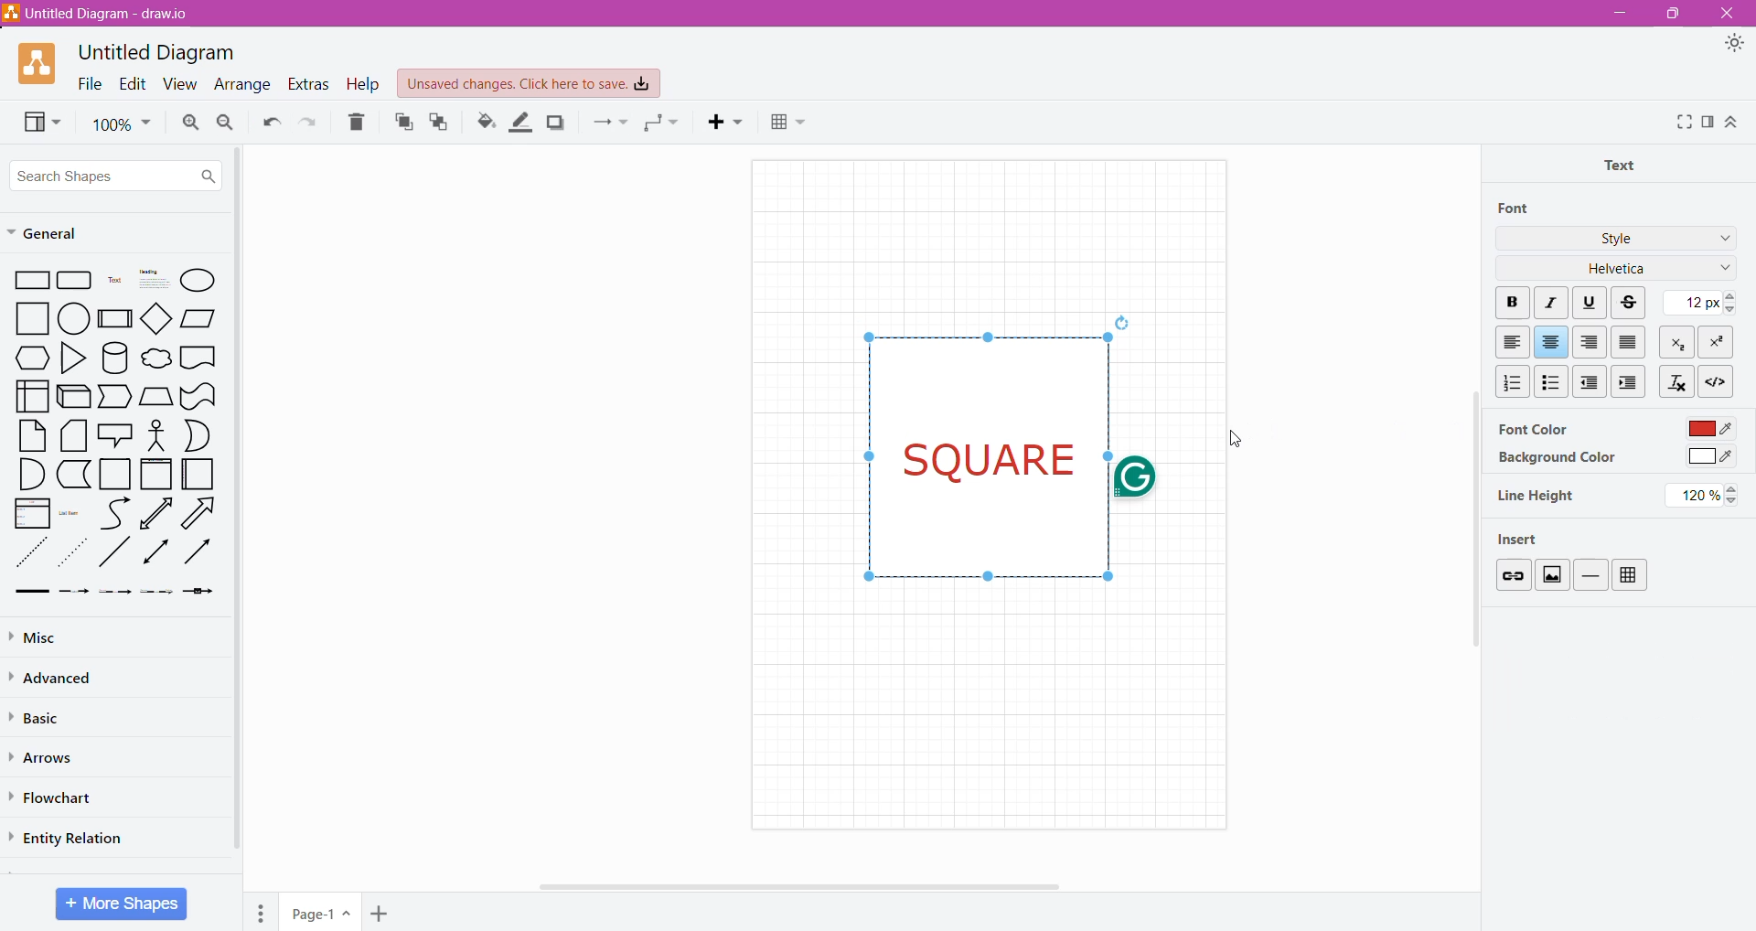 The width and height of the screenshot is (1756, 931). I want to click on Dotted Arrow , so click(72, 553).